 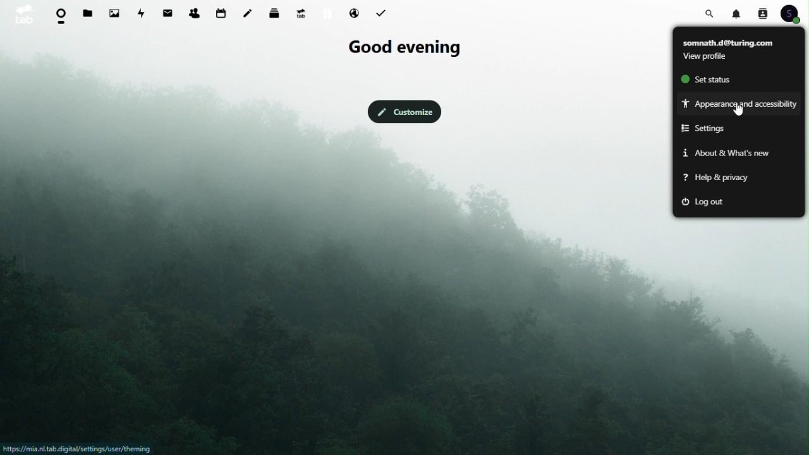 What do you see at coordinates (714, 202) in the screenshot?
I see `Logout` at bounding box center [714, 202].